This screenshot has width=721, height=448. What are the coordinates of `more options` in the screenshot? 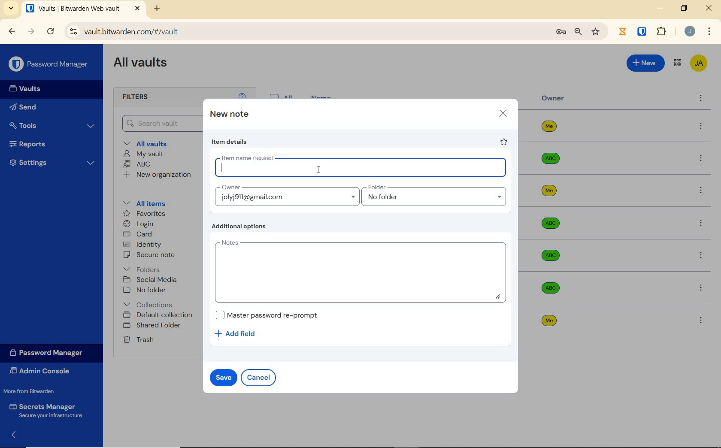 It's located at (702, 255).